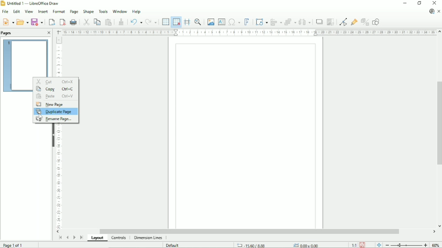 This screenshot has height=248, width=442. What do you see at coordinates (7, 33) in the screenshot?
I see `Pages` at bounding box center [7, 33].